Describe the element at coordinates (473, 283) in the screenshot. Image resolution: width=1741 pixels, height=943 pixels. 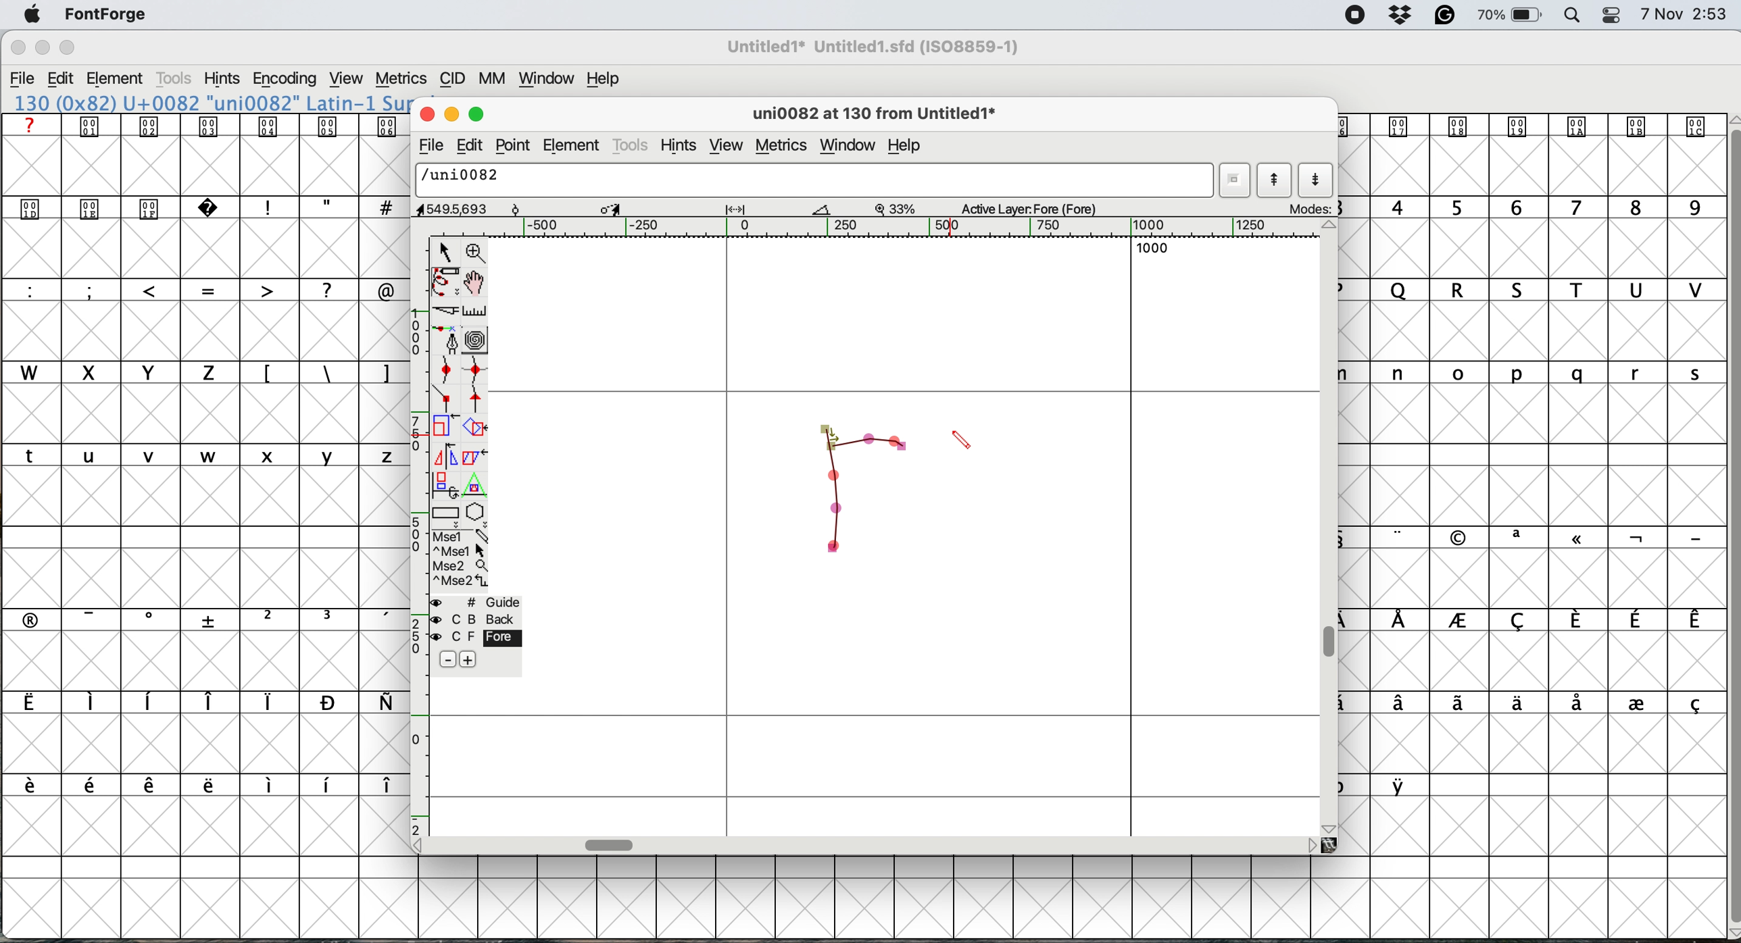
I see `scroll by hand` at that location.